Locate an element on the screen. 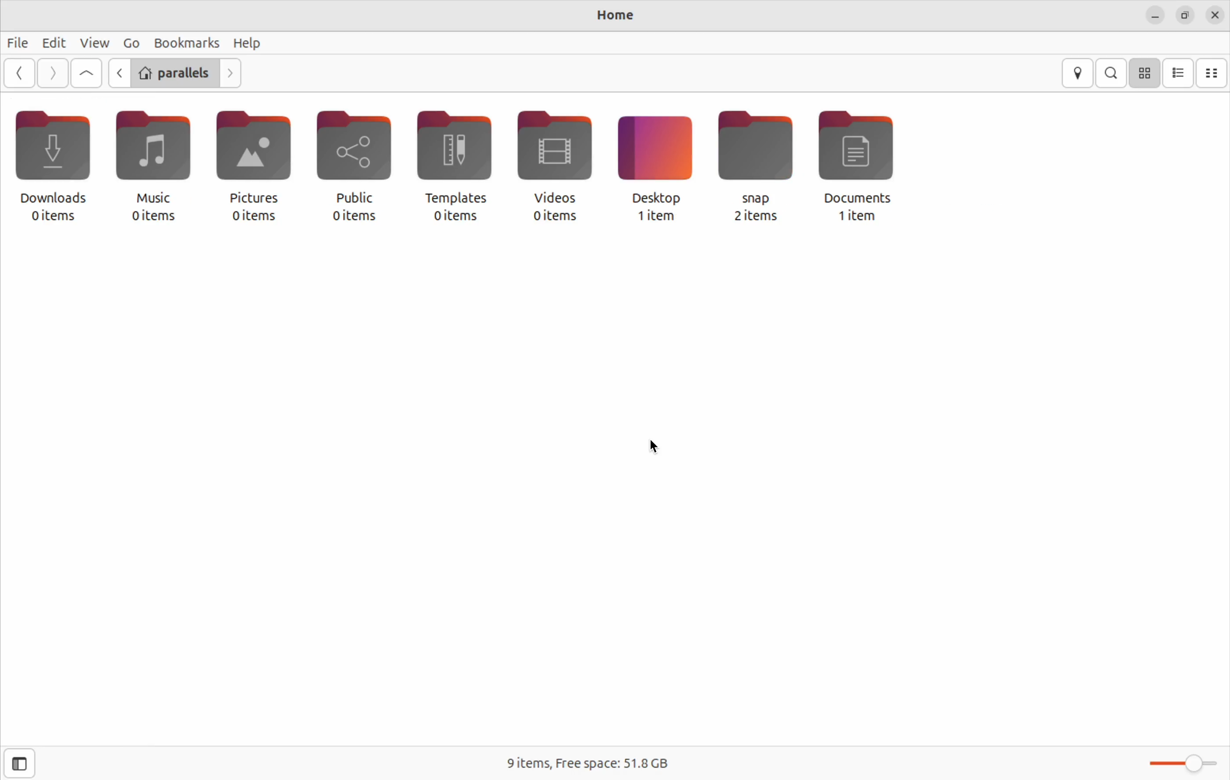 The image size is (1230, 780). close is located at coordinates (1216, 15).